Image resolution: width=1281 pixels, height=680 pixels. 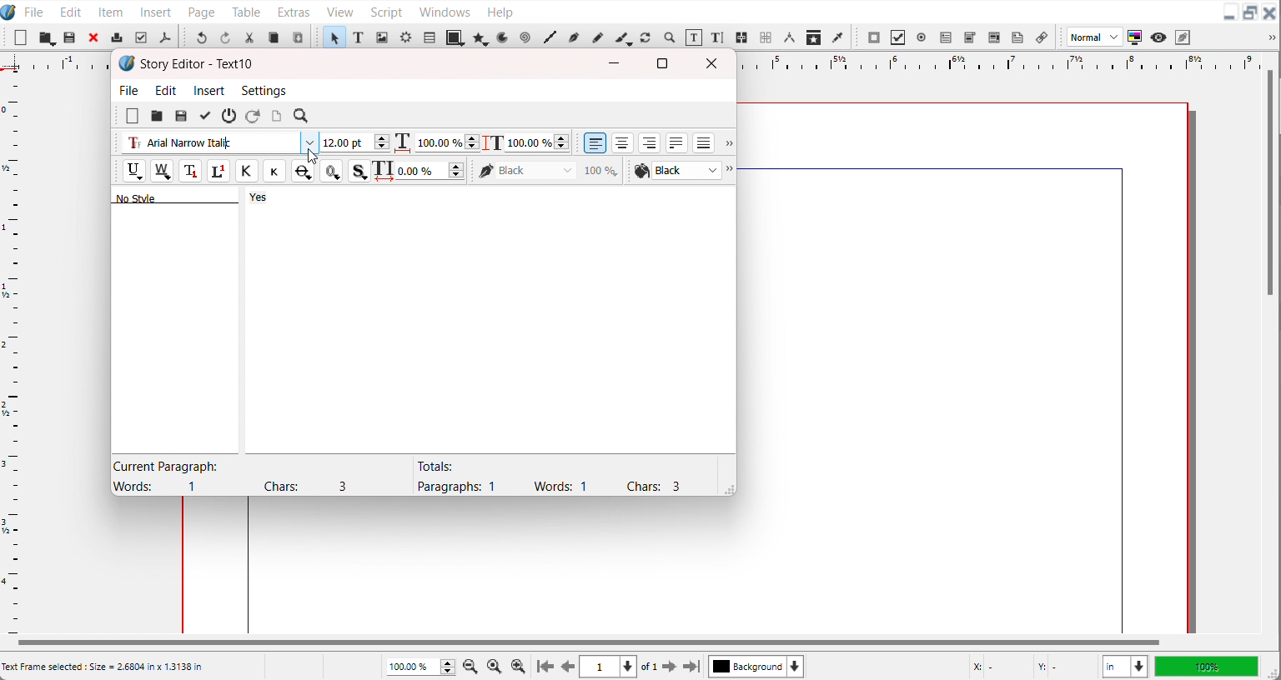 What do you see at coordinates (719, 38) in the screenshot?
I see `Edit Text` at bounding box center [719, 38].